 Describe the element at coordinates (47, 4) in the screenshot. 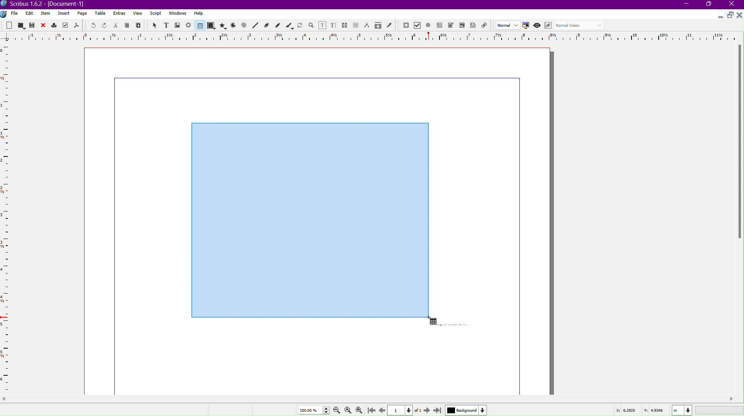

I see `Window Name` at that location.